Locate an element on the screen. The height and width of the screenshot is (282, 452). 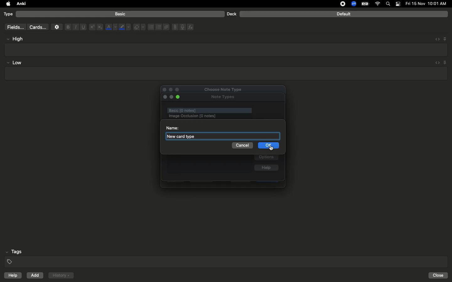
Subscript is located at coordinates (100, 27).